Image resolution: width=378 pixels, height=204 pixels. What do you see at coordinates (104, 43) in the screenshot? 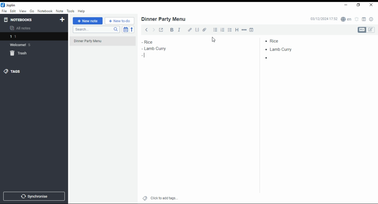
I see `dinner party menu` at bounding box center [104, 43].